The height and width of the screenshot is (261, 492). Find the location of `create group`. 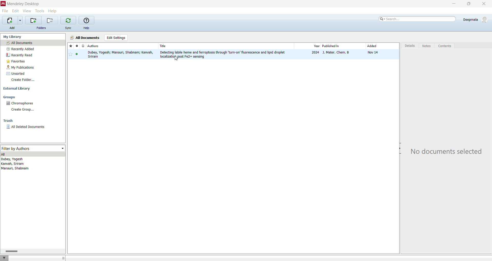

create group is located at coordinates (24, 110).